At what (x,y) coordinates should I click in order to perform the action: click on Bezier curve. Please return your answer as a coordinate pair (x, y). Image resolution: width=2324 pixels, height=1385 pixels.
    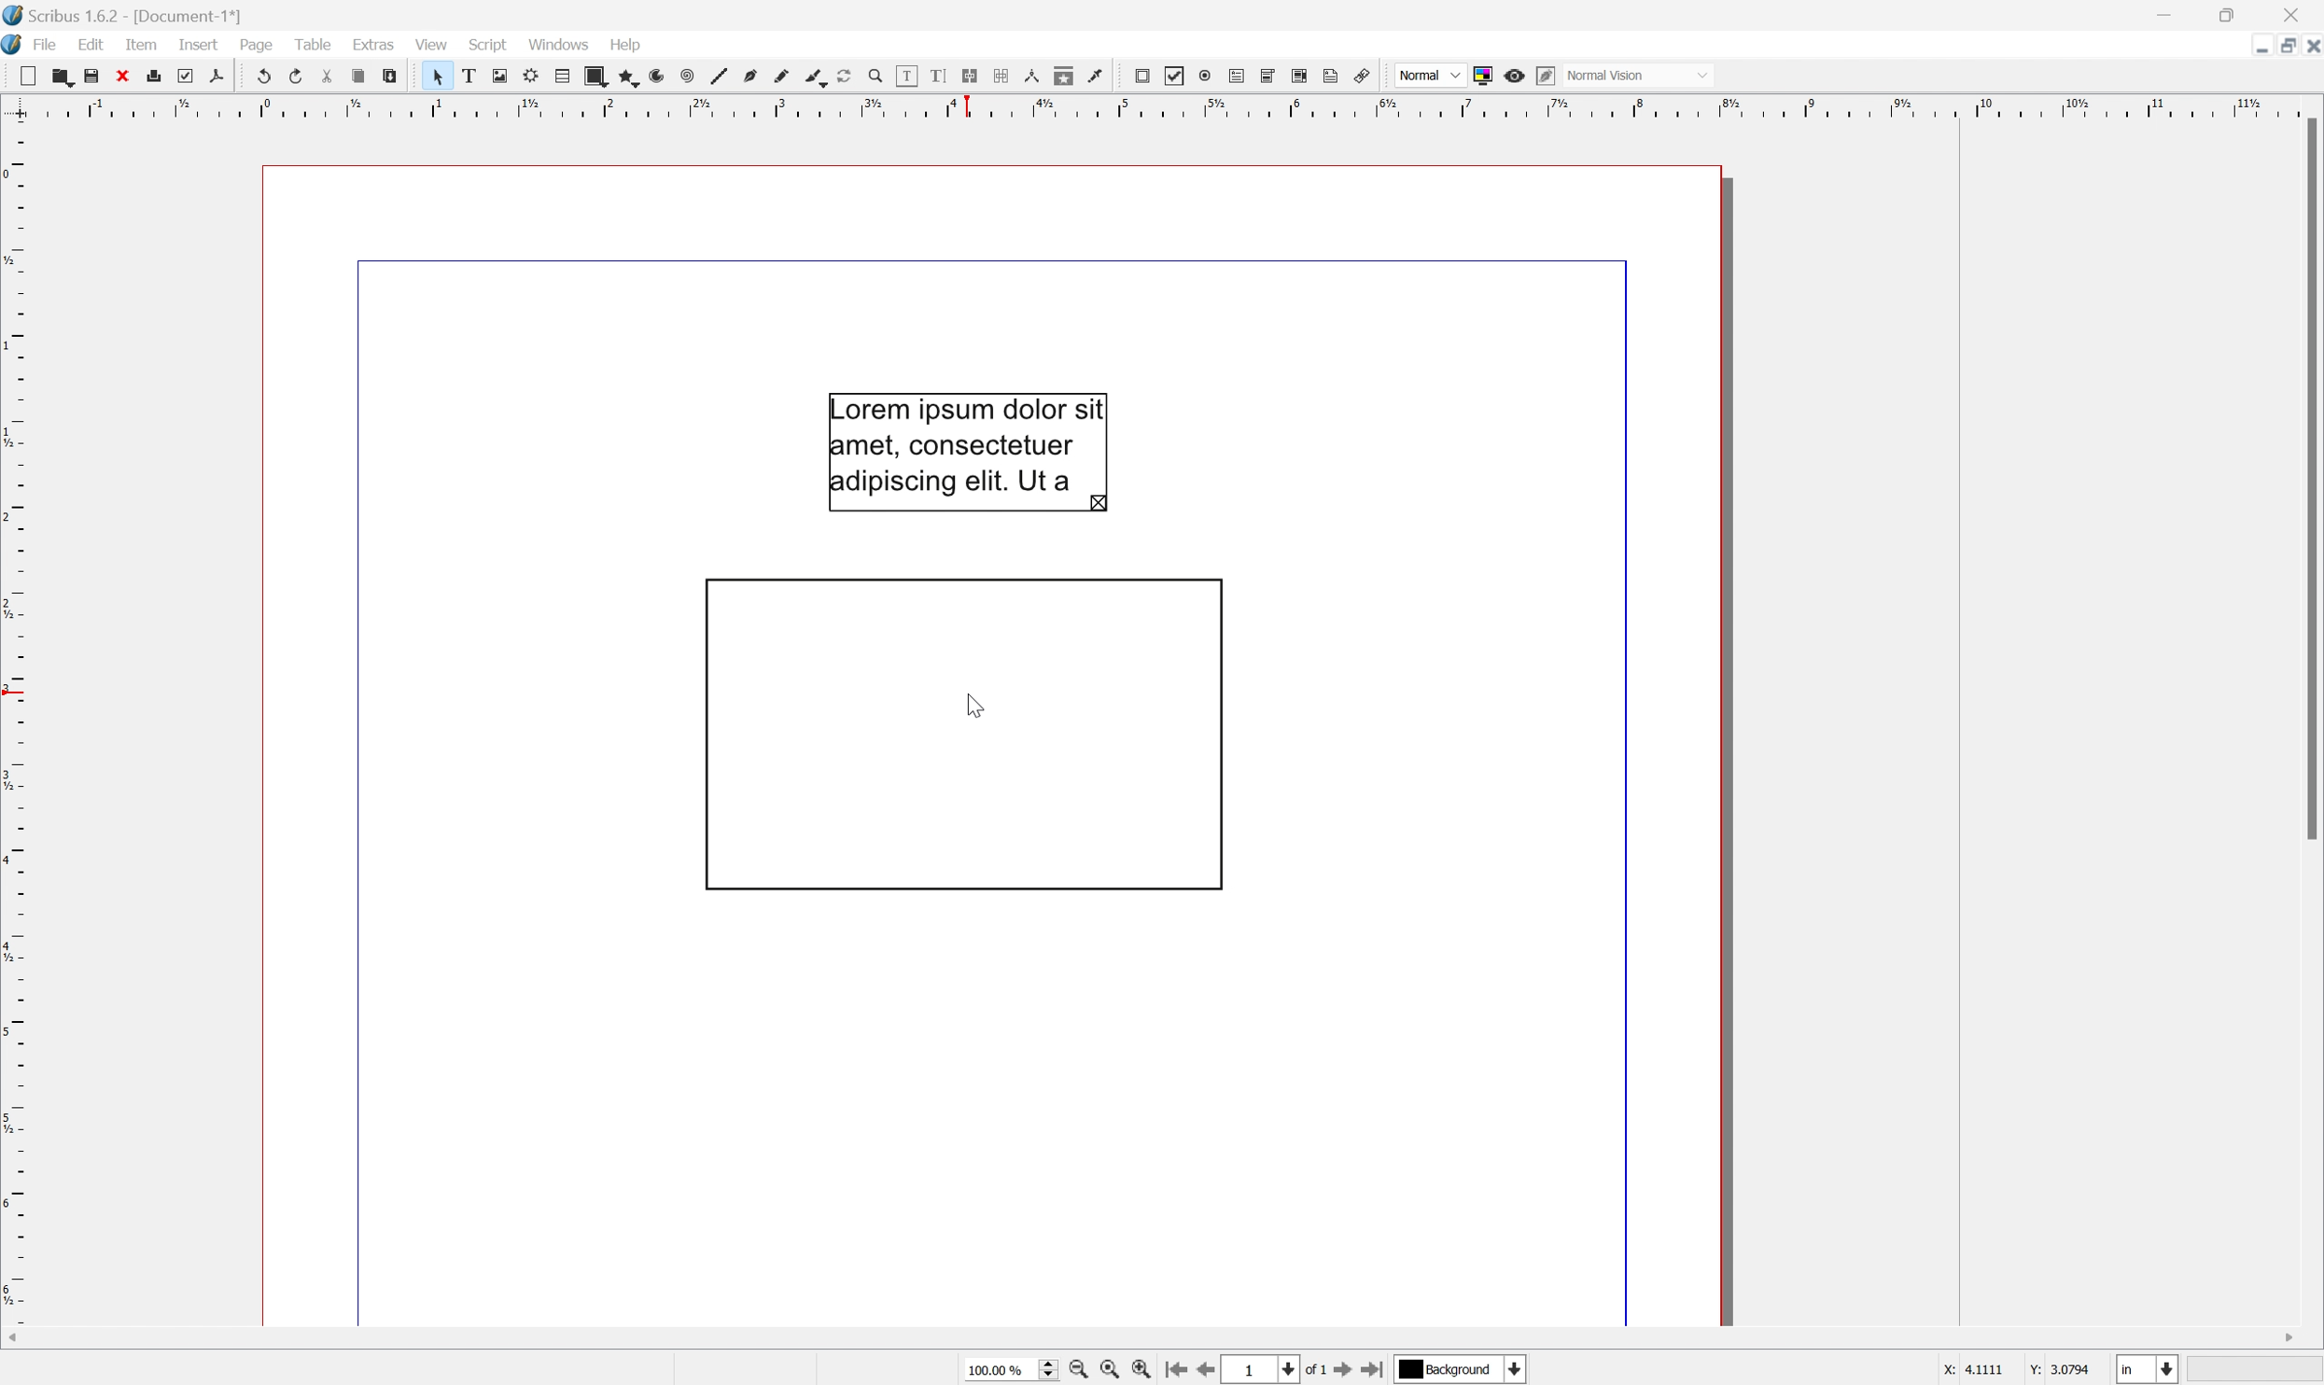
    Looking at the image, I should click on (746, 79).